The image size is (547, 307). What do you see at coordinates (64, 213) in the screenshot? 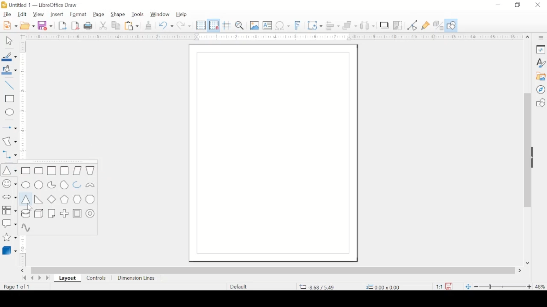
I see `cross` at bounding box center [64, 213].